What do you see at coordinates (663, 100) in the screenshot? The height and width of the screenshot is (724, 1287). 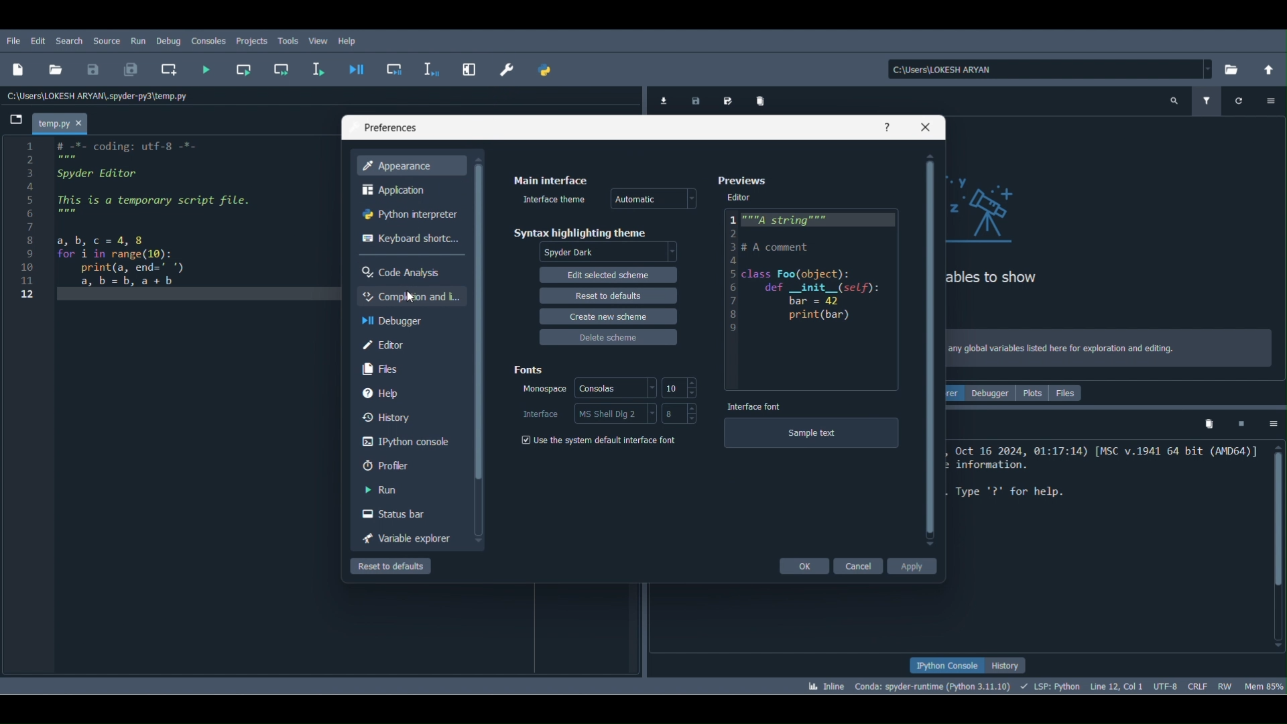 I see `Import data` at bounding box center [663, 100].